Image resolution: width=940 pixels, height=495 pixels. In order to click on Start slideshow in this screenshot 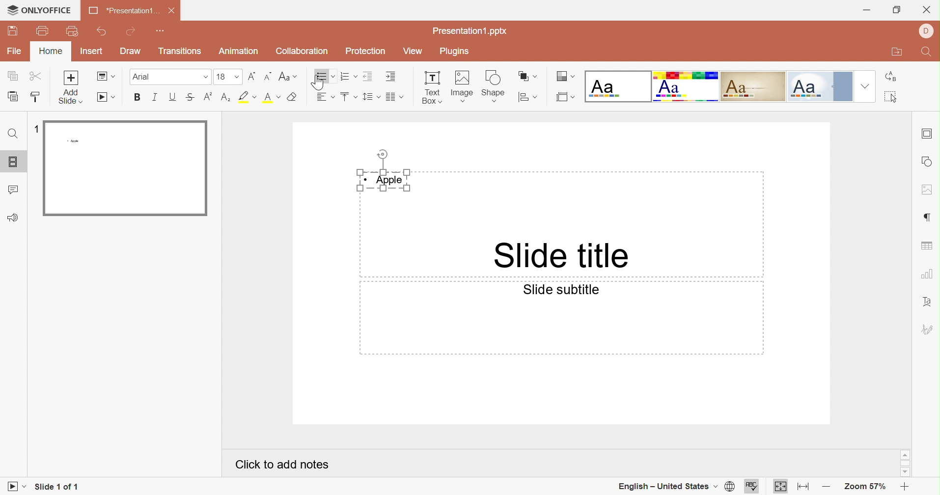, I will do `click(14, 488)`.